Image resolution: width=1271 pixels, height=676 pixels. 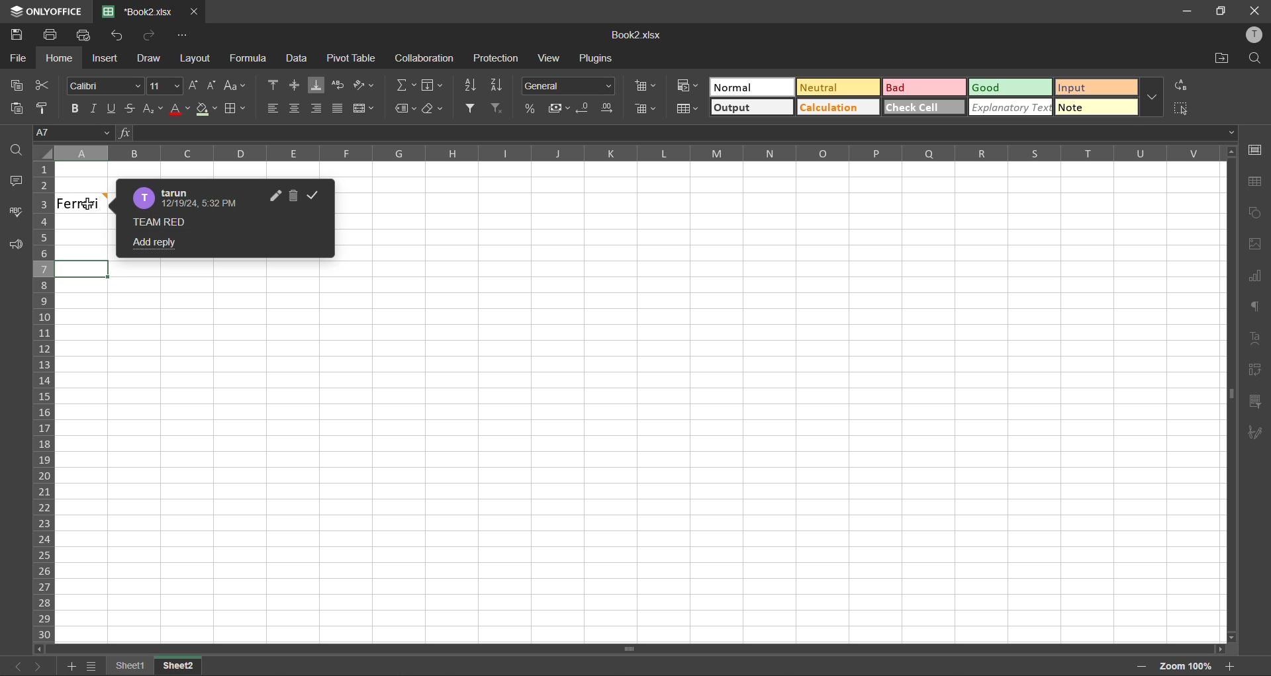 What do you see at coordinates (152, 244) in the screenshot?
I see `add reply` at bounding box center [152, 244].